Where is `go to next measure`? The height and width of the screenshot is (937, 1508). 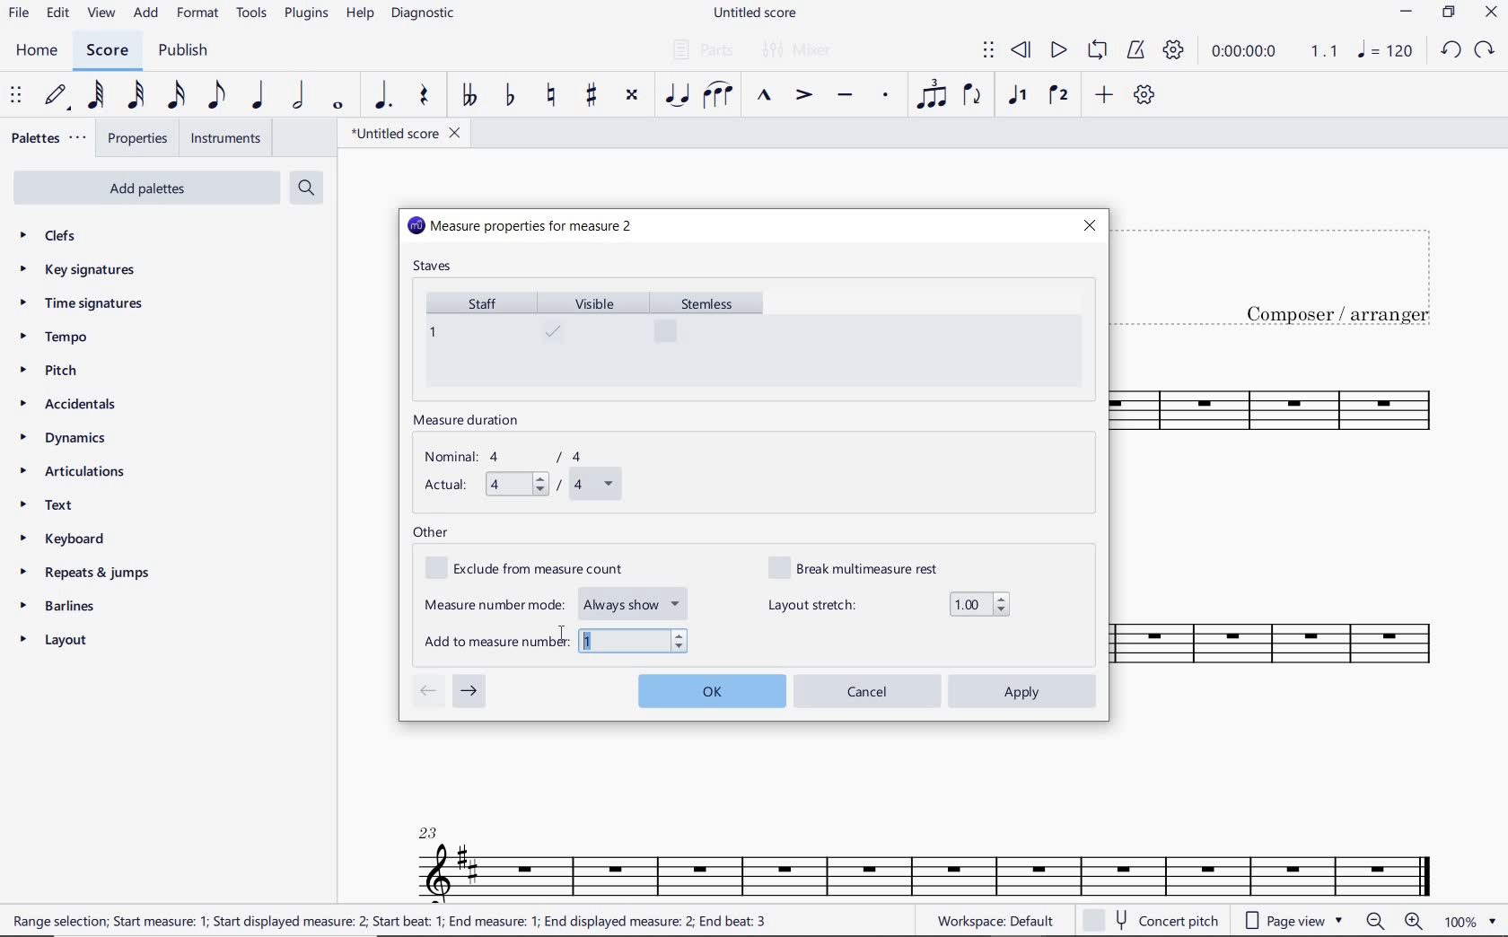
go to next measure is located at coordinates (469, 692).